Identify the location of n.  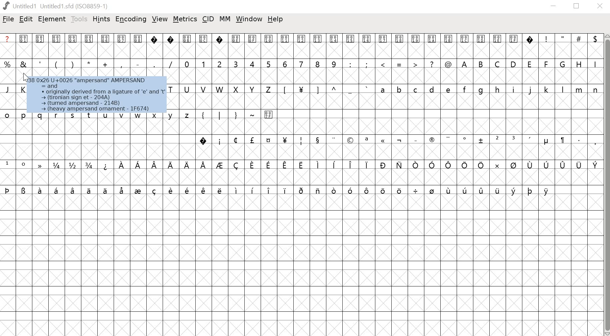
(595, 89).